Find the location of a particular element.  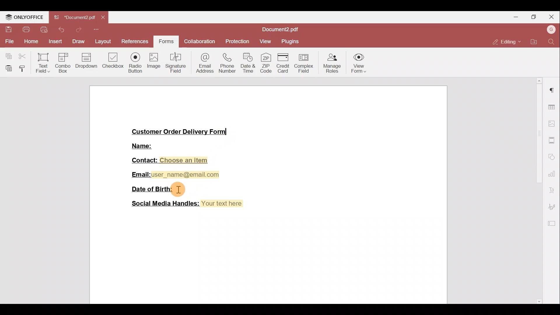

Find is located at coordinates (552, 41).